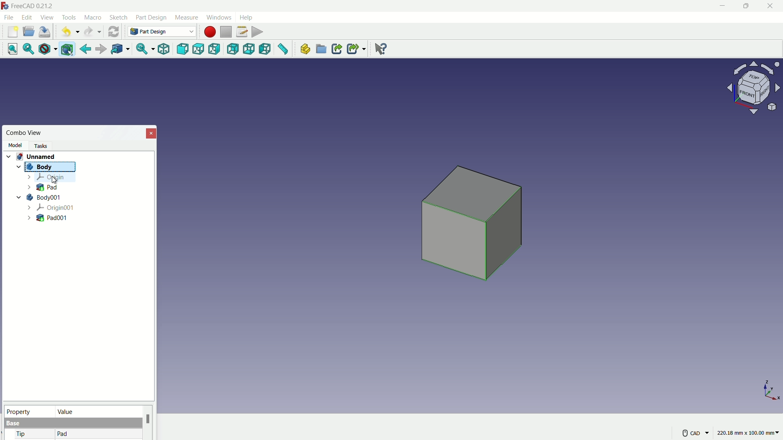  I want to click on sync view, so click(142, 50).